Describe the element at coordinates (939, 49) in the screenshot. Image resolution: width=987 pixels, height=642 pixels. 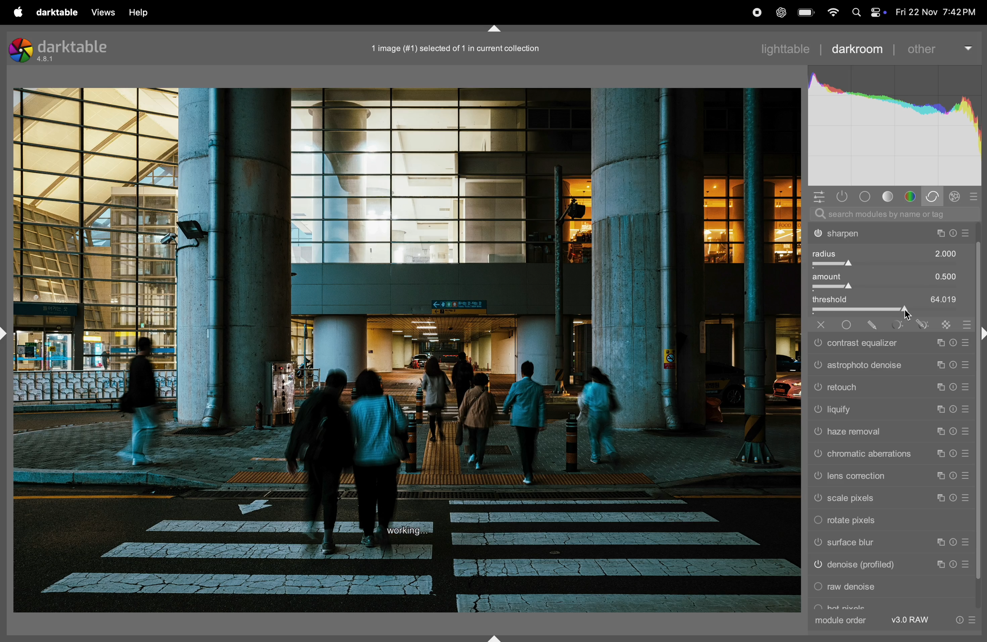
I see `others` at that location.